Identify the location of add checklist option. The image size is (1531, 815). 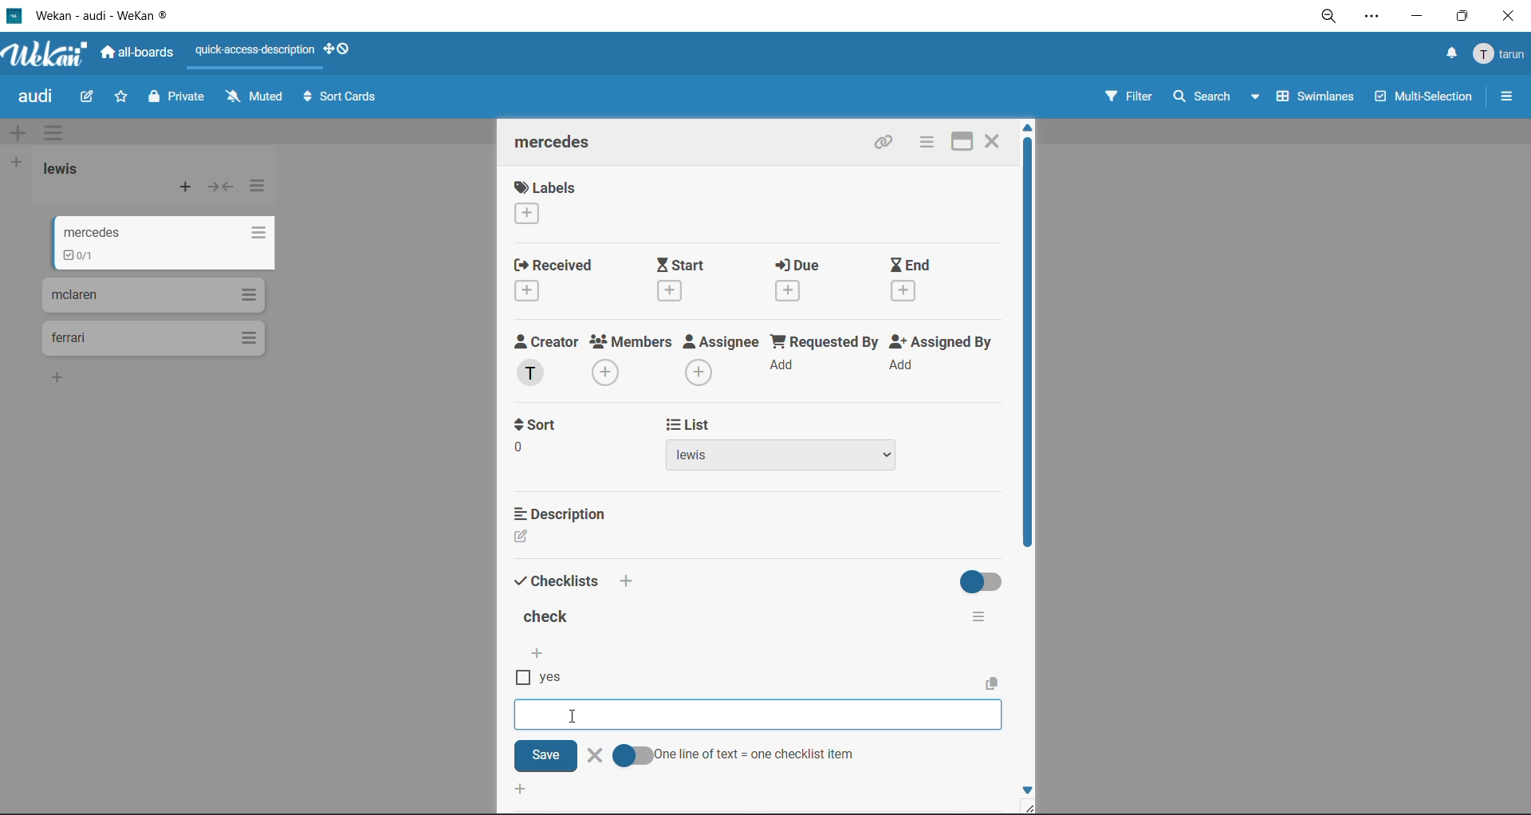
(765, 714).